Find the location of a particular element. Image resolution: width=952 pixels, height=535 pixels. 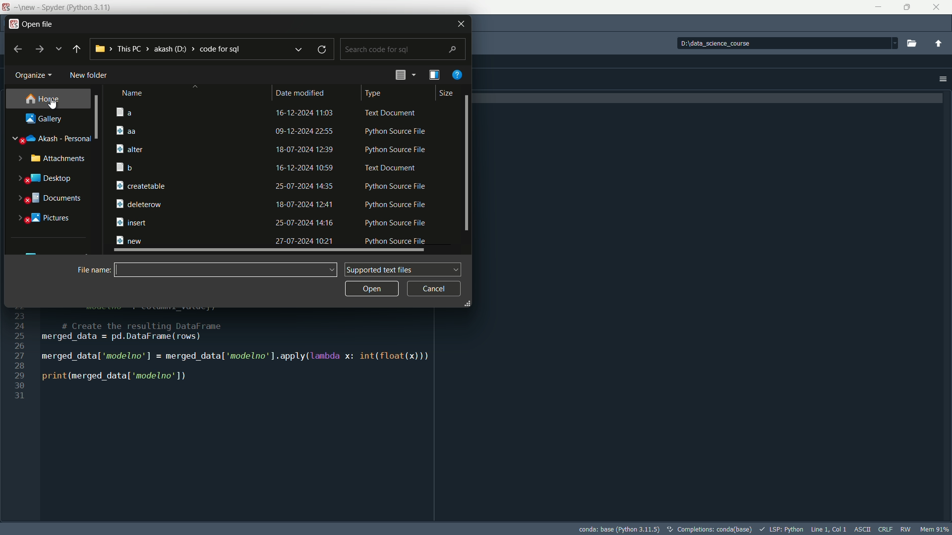

app name is located at coordinates (76, 6).